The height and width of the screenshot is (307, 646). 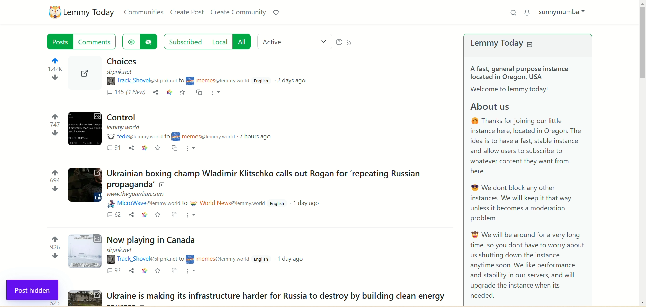 I want to click on comments, so click(x=114, y=271).